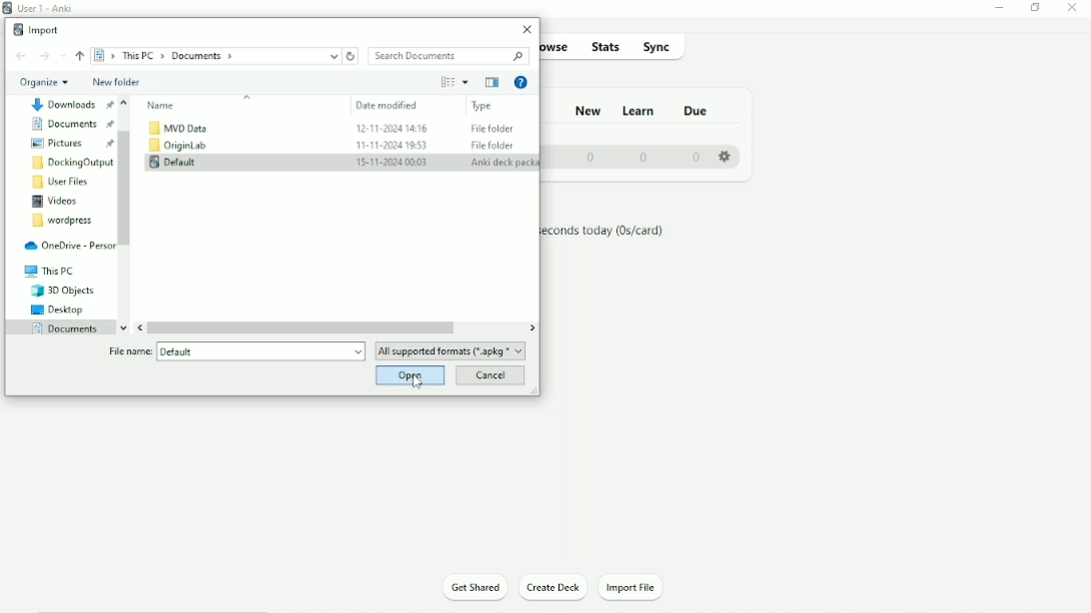  I want to click on OneDrive - Personal, so click(68, 246).